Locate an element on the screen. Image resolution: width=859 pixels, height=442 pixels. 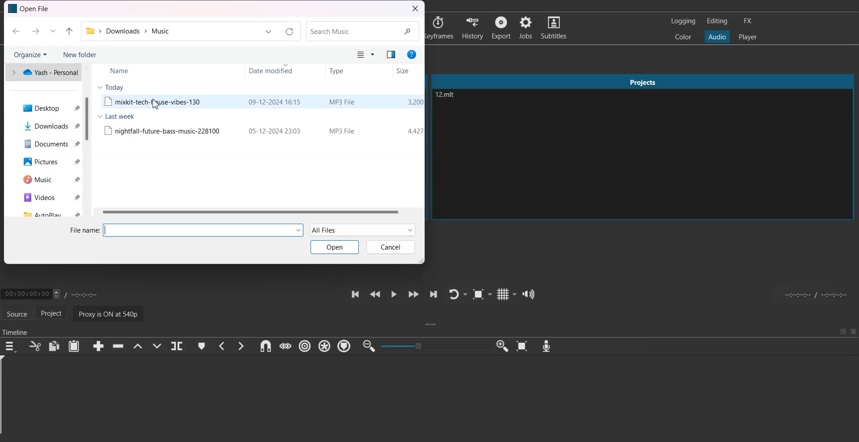
Ripple marketers is located at coordinates (344, 346).